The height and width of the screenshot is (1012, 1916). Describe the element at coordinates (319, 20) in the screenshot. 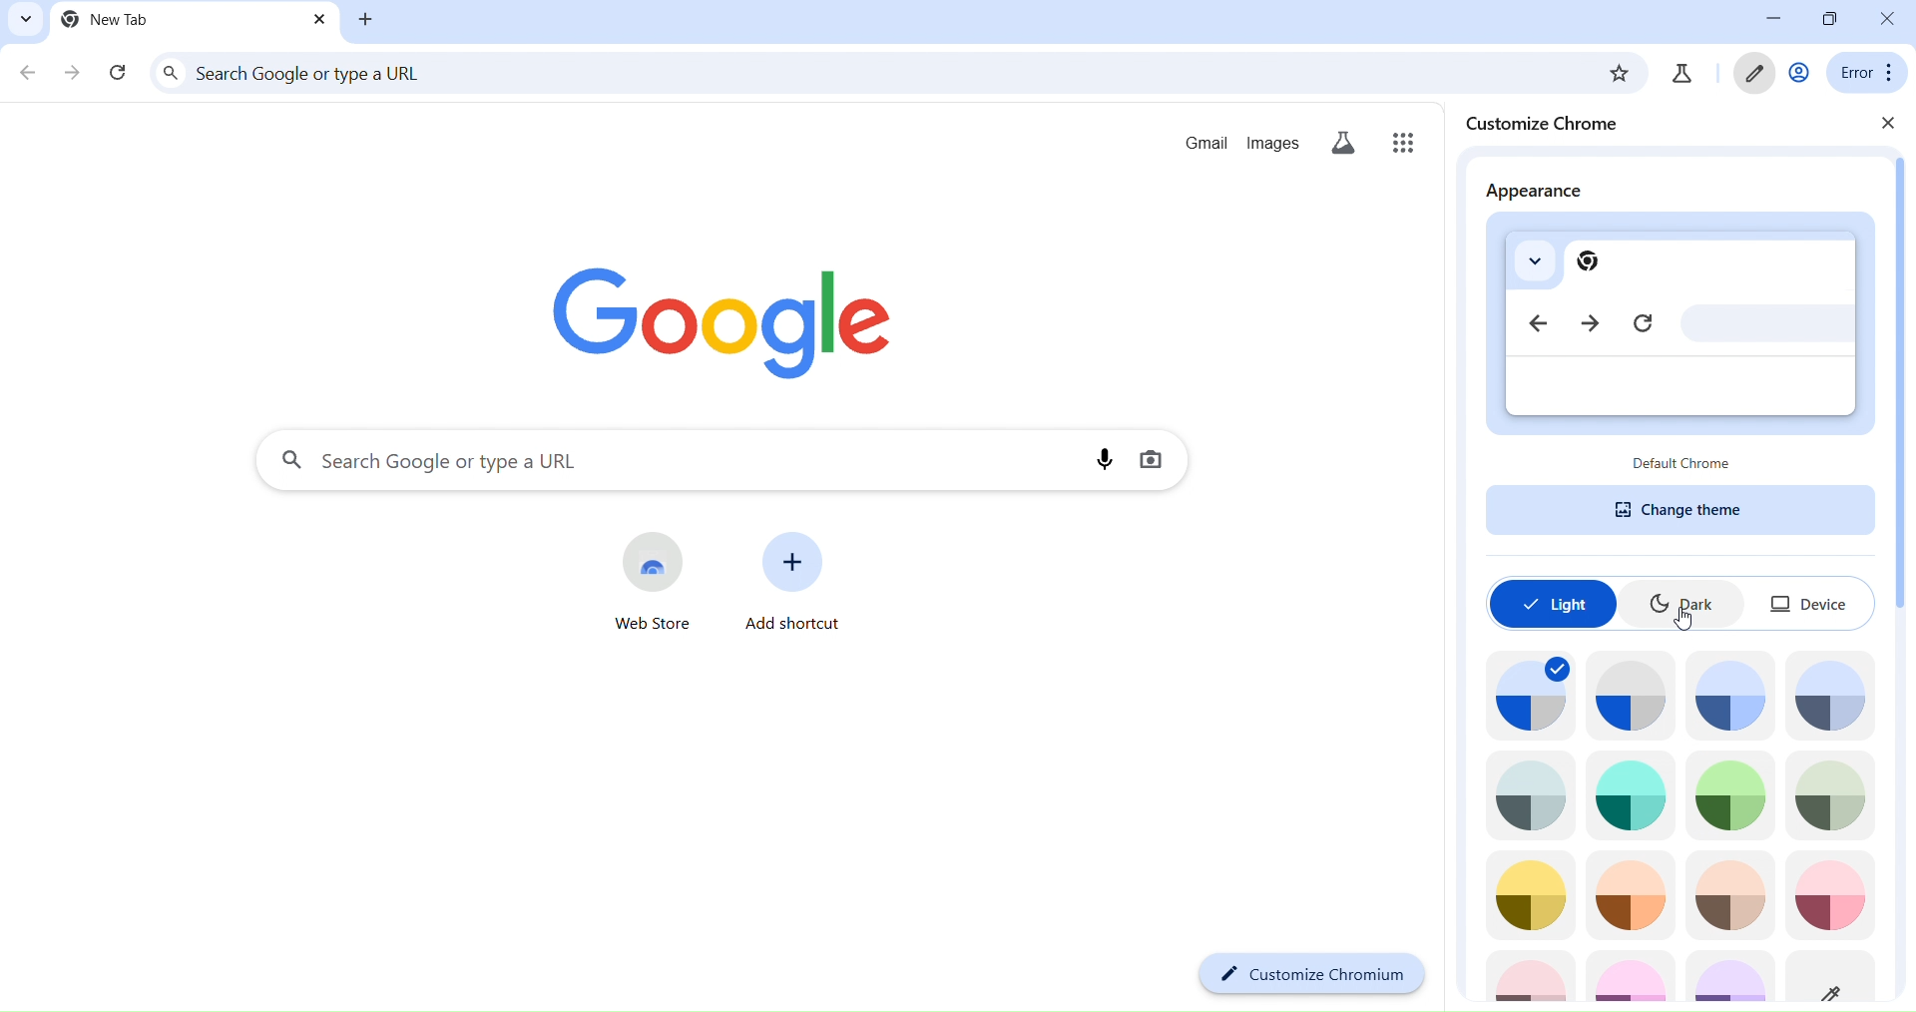

I see `close tab` at that location.